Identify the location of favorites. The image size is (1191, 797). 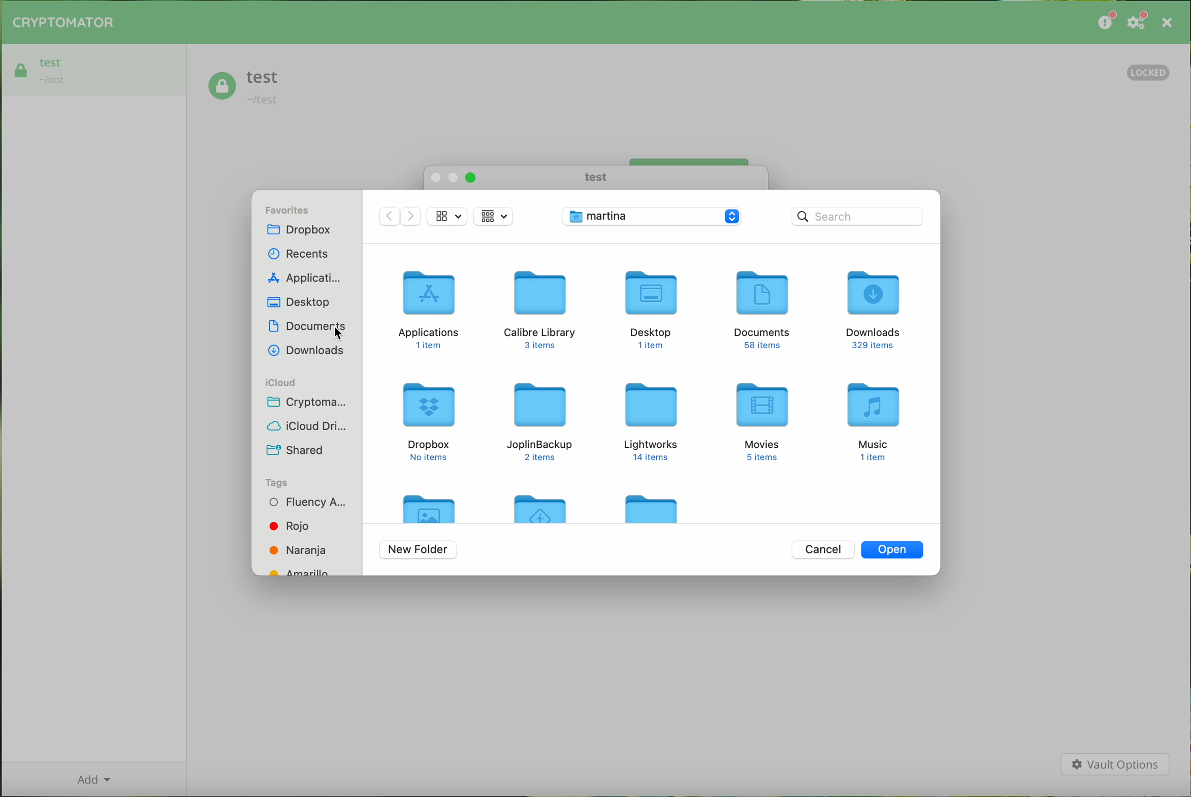
(289, 208).